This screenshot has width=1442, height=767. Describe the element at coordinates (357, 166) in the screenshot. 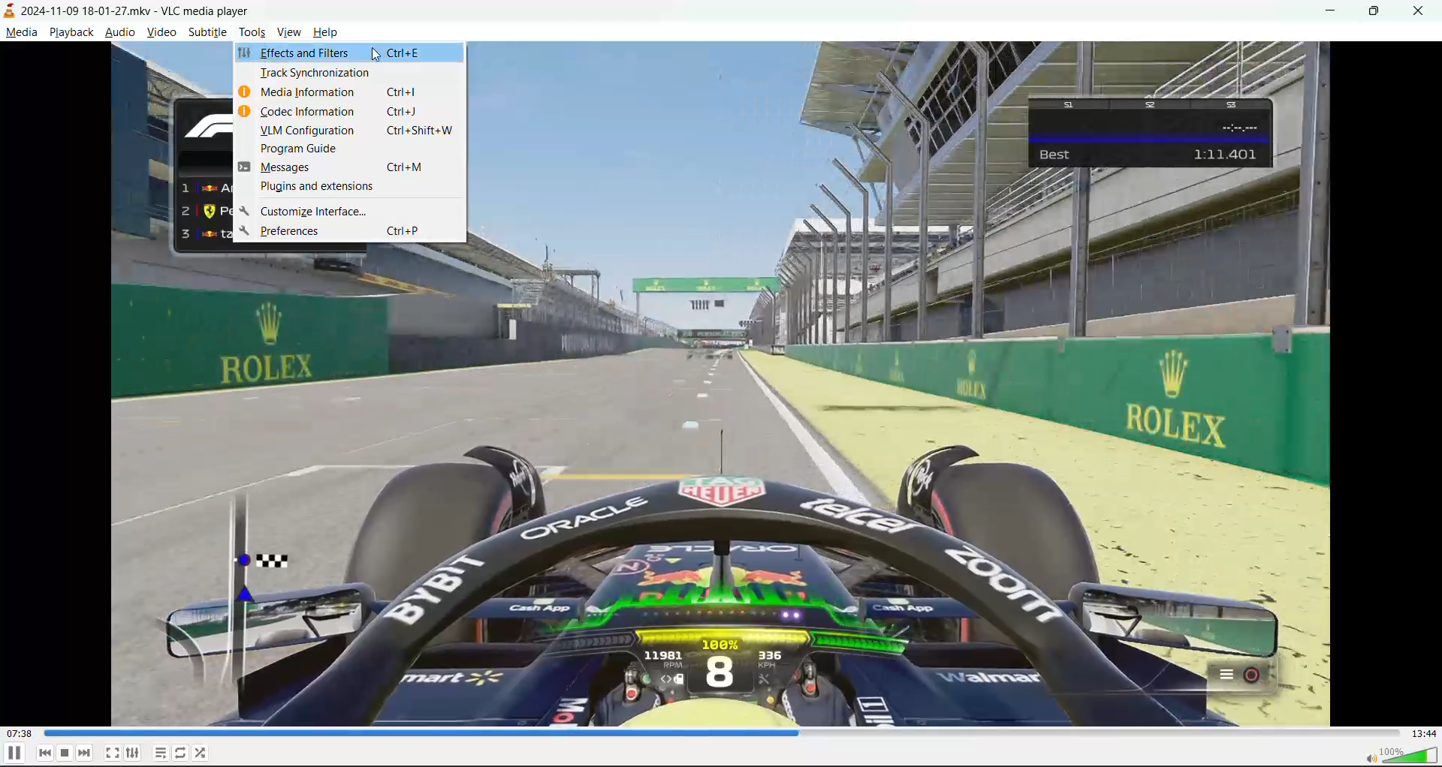

I see `messages` at that location.